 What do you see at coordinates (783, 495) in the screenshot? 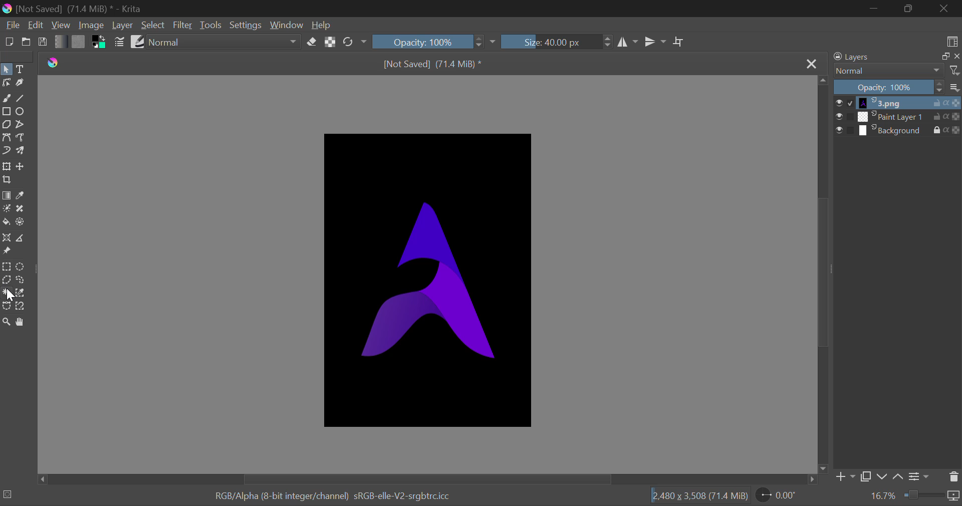
I see `Page Rotation` at bounding box center [783, 495].